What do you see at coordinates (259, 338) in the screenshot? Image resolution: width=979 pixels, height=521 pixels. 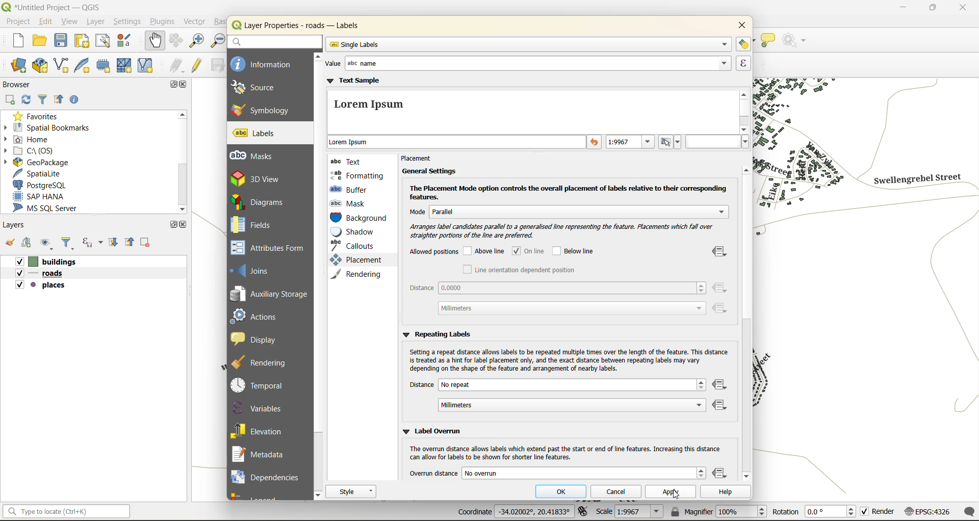 I see `display` at bounding box center [259, 338].